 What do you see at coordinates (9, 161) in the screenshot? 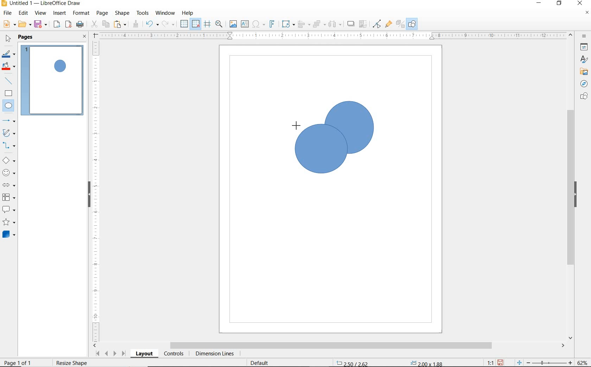
I see `BASIC SHAPES` at bounding box center [9, 161].